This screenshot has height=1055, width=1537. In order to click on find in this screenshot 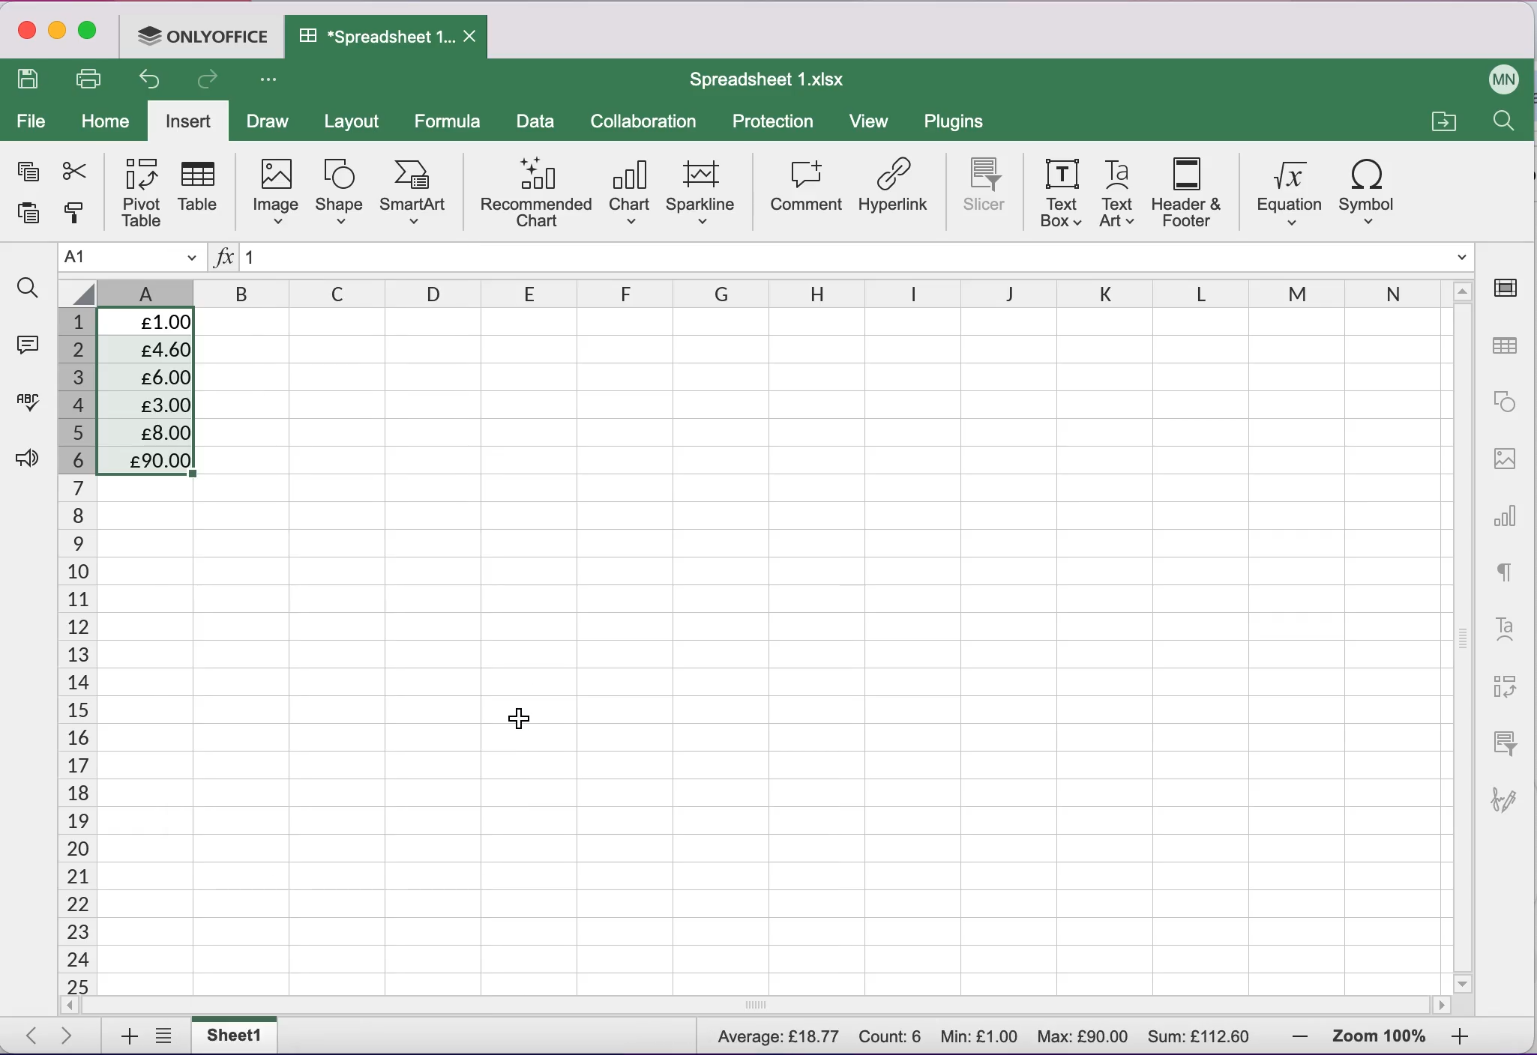, I will do `click(28, 290)`.